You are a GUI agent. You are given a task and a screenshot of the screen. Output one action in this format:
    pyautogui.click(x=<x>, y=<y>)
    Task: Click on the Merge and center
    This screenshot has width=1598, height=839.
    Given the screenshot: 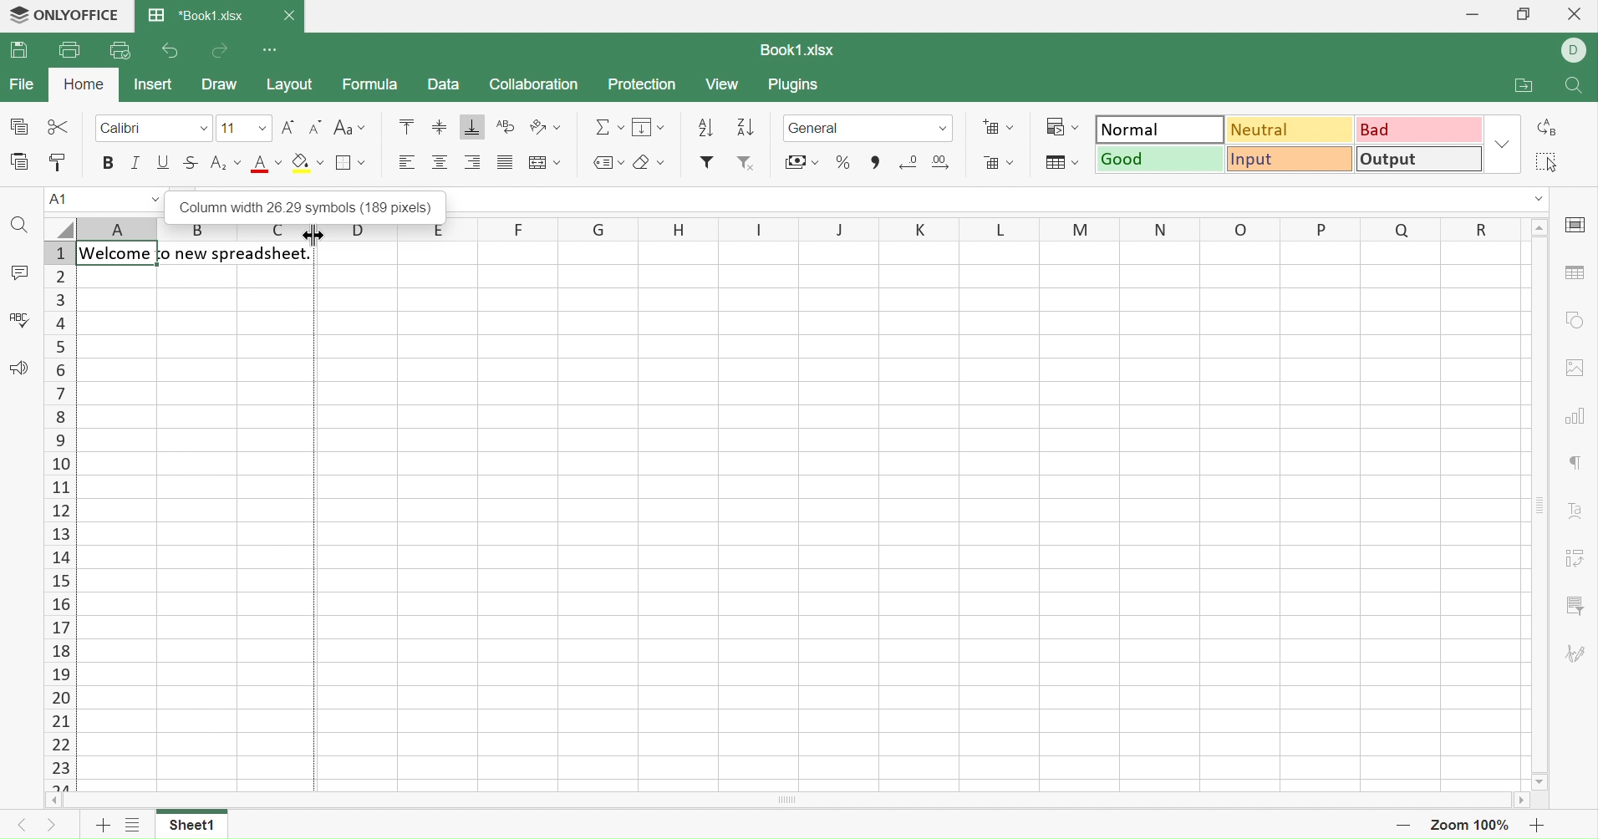 What is the action you would take?
    pyautogui.click(x=546, y=162)
    